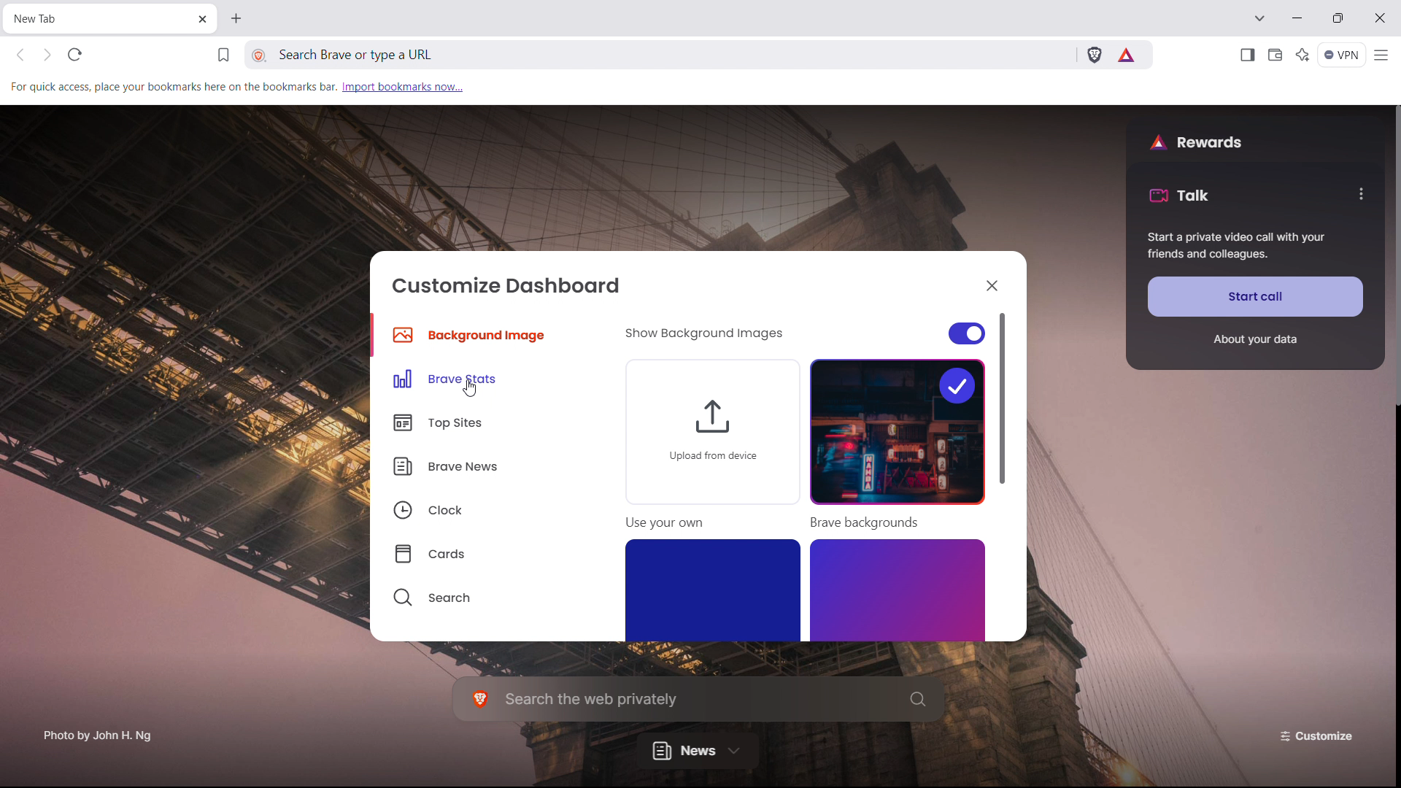  Describe the element at coordinates (470, 387) in the screenshot. I see `cursor` at that location.